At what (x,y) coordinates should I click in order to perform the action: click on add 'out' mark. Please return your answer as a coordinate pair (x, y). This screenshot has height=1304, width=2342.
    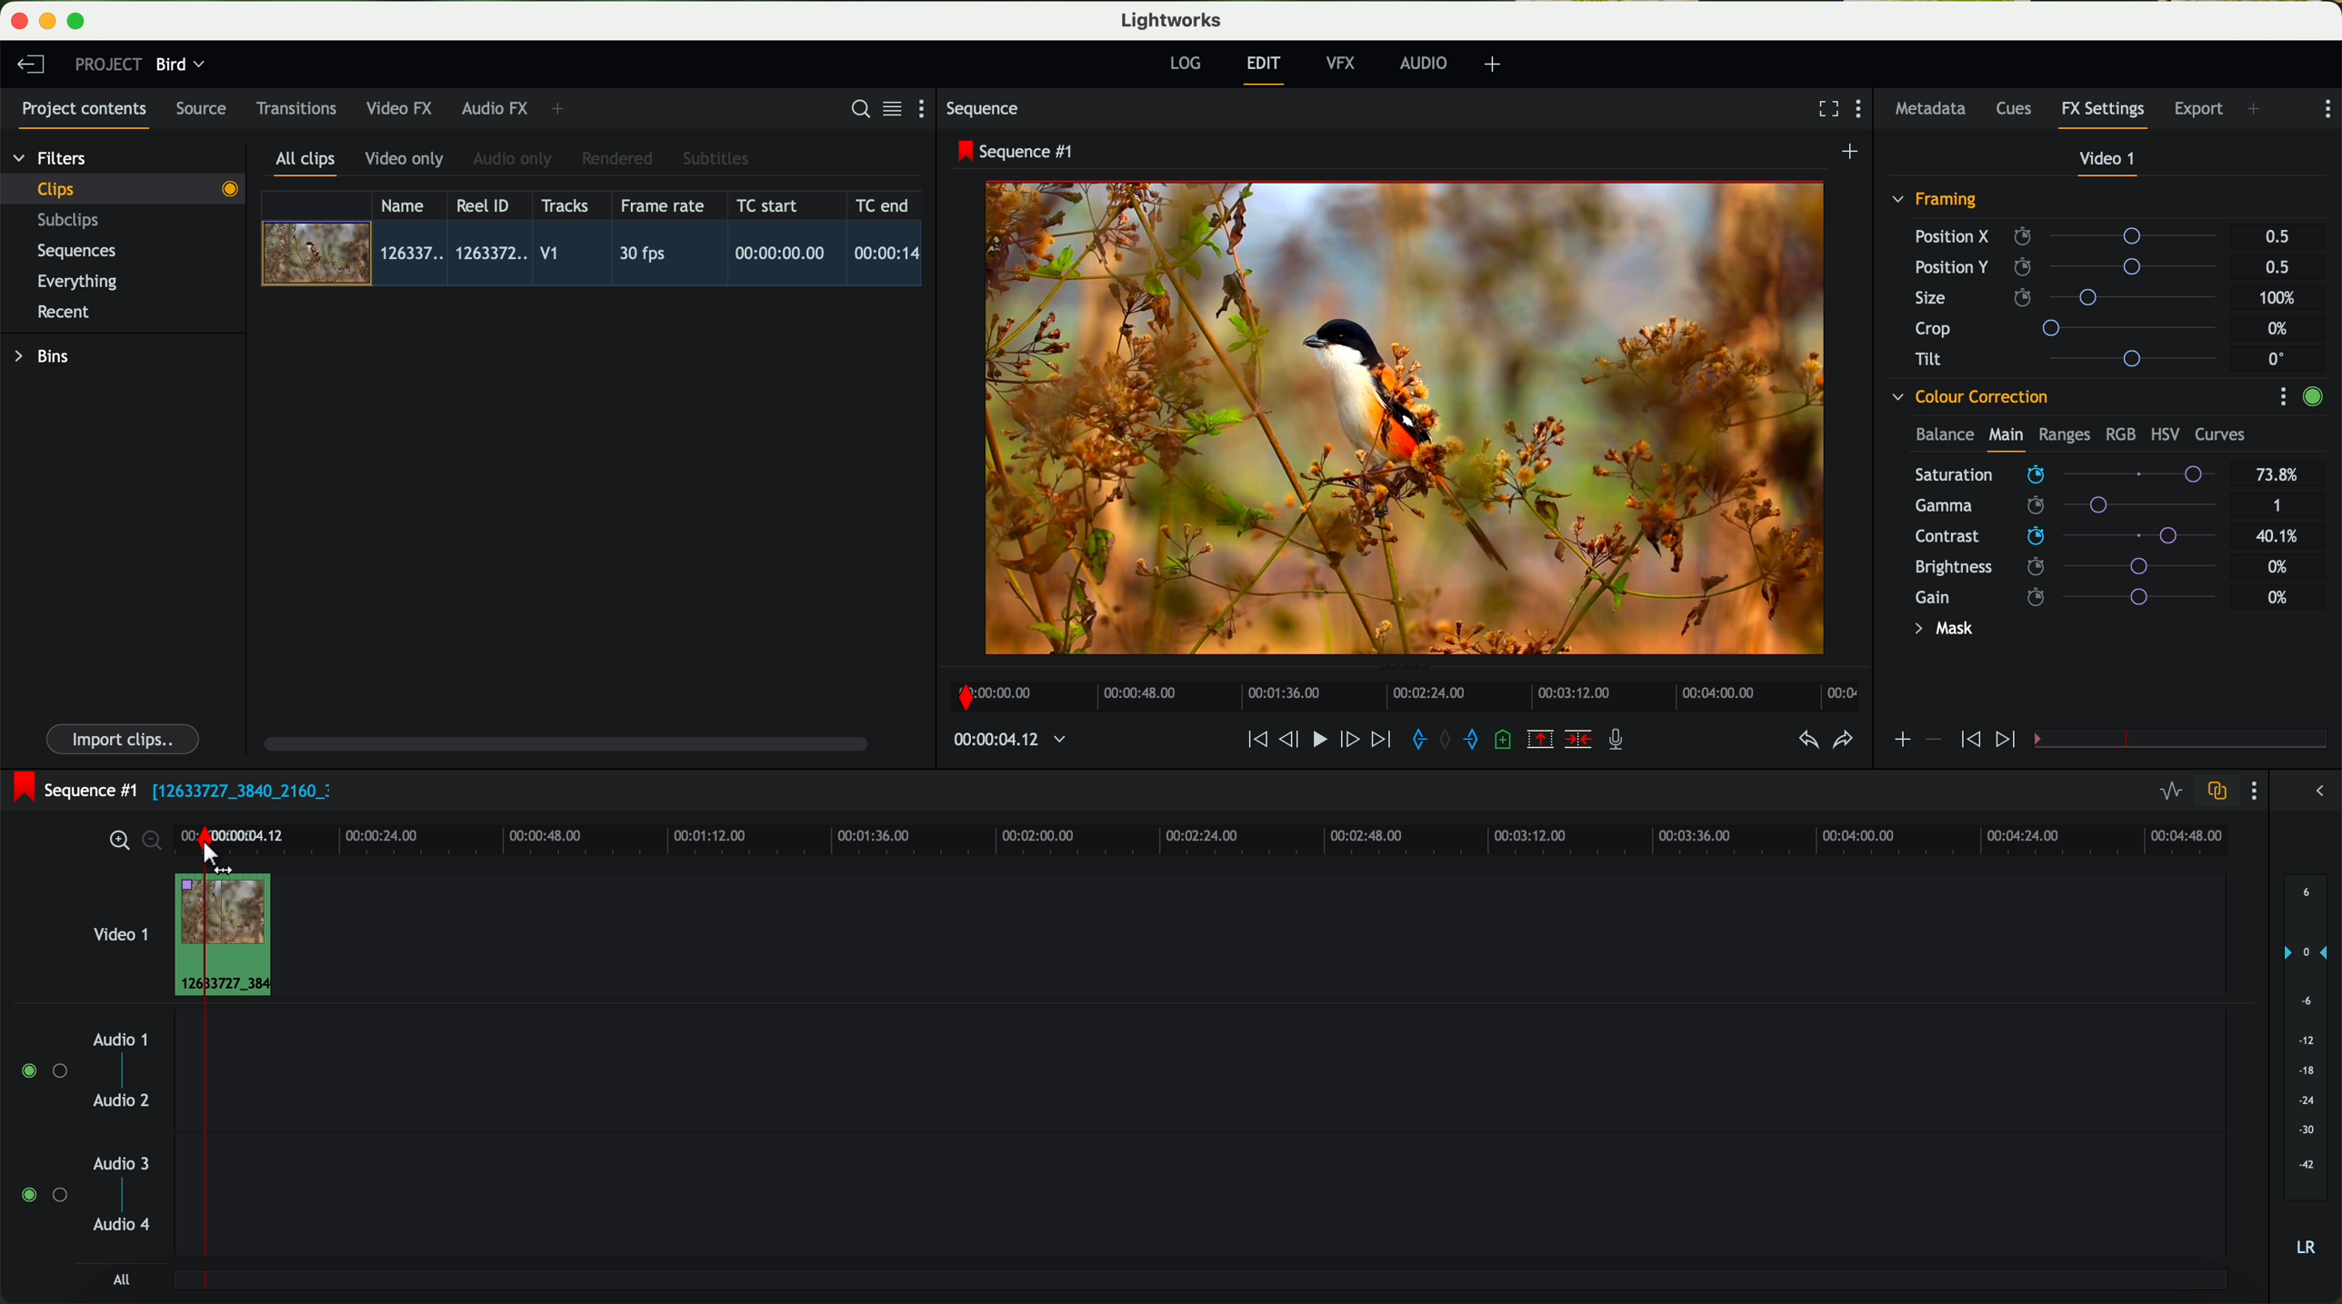
    Looking at the image, I should click on (1480, 738).